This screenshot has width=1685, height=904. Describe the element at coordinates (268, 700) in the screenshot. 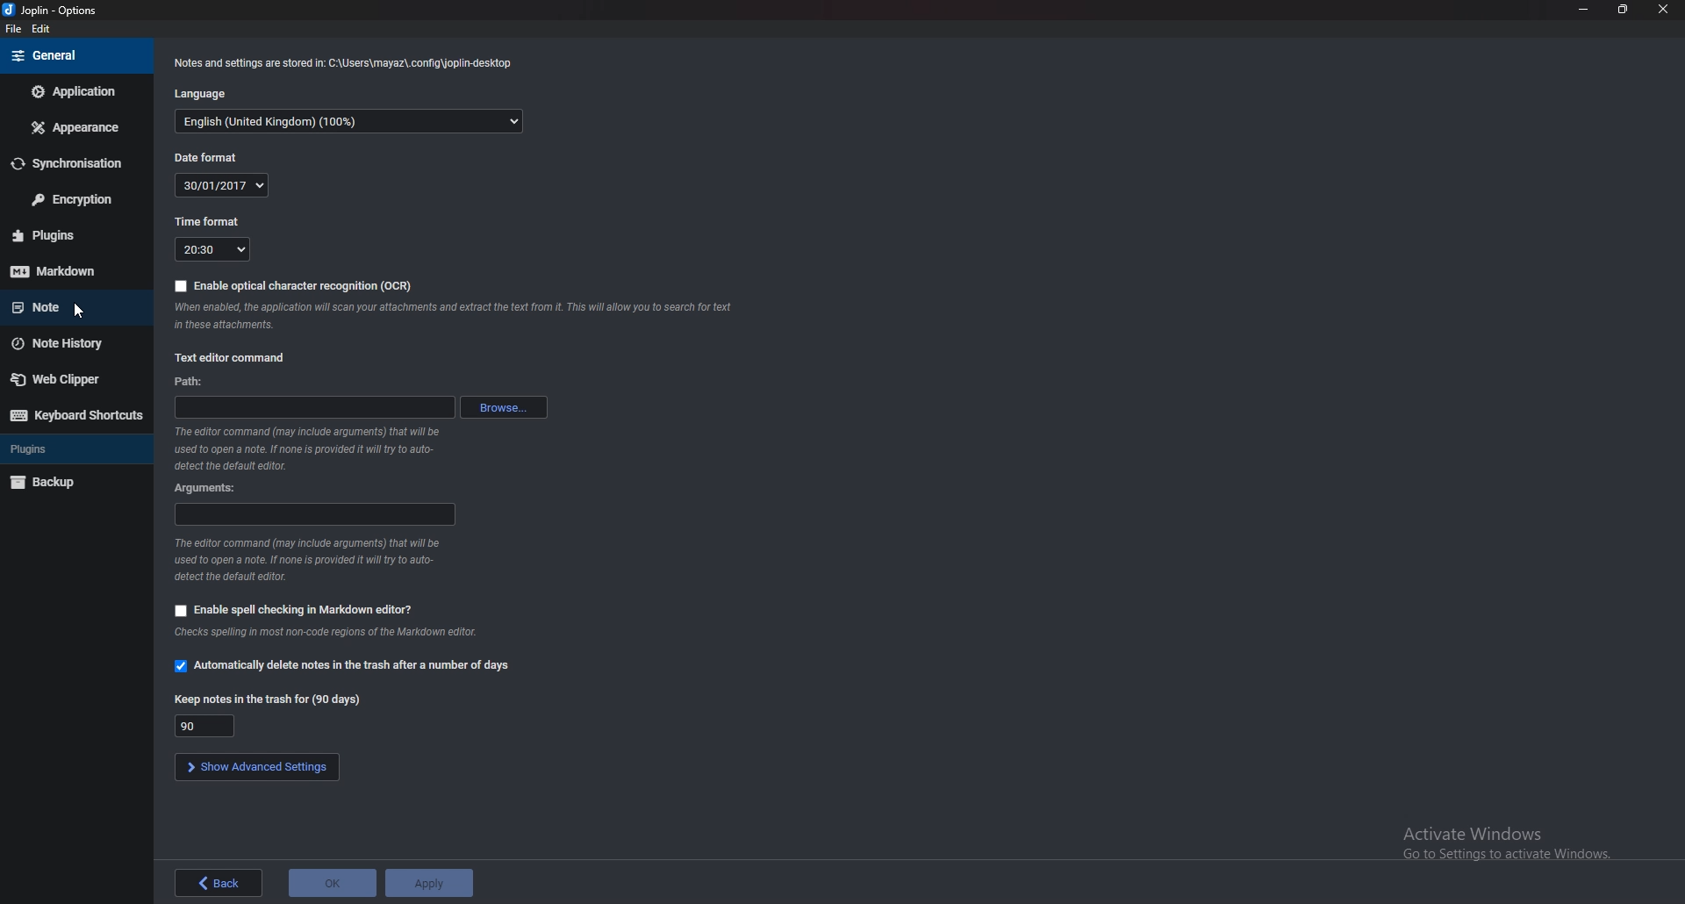

I see `Keep notes in the trash for` at that location.